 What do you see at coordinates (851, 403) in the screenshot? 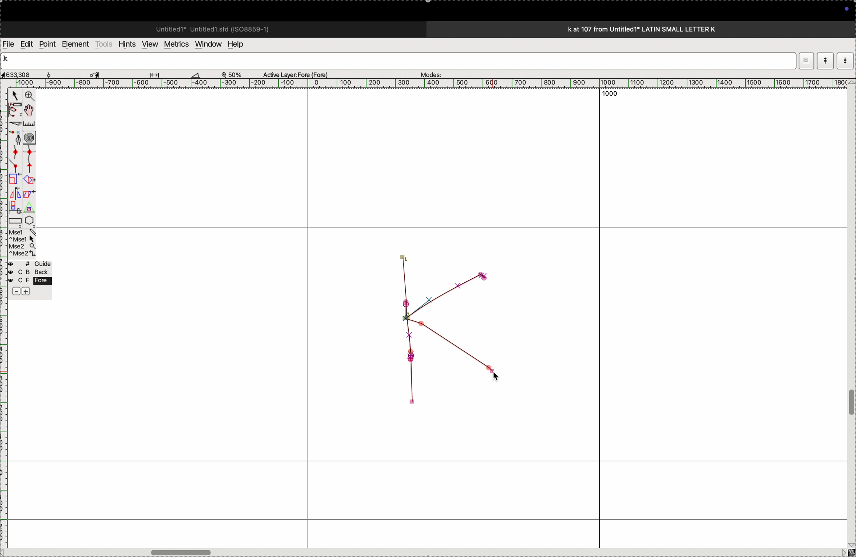
I see `toggle` at bounding box center [851, 403].